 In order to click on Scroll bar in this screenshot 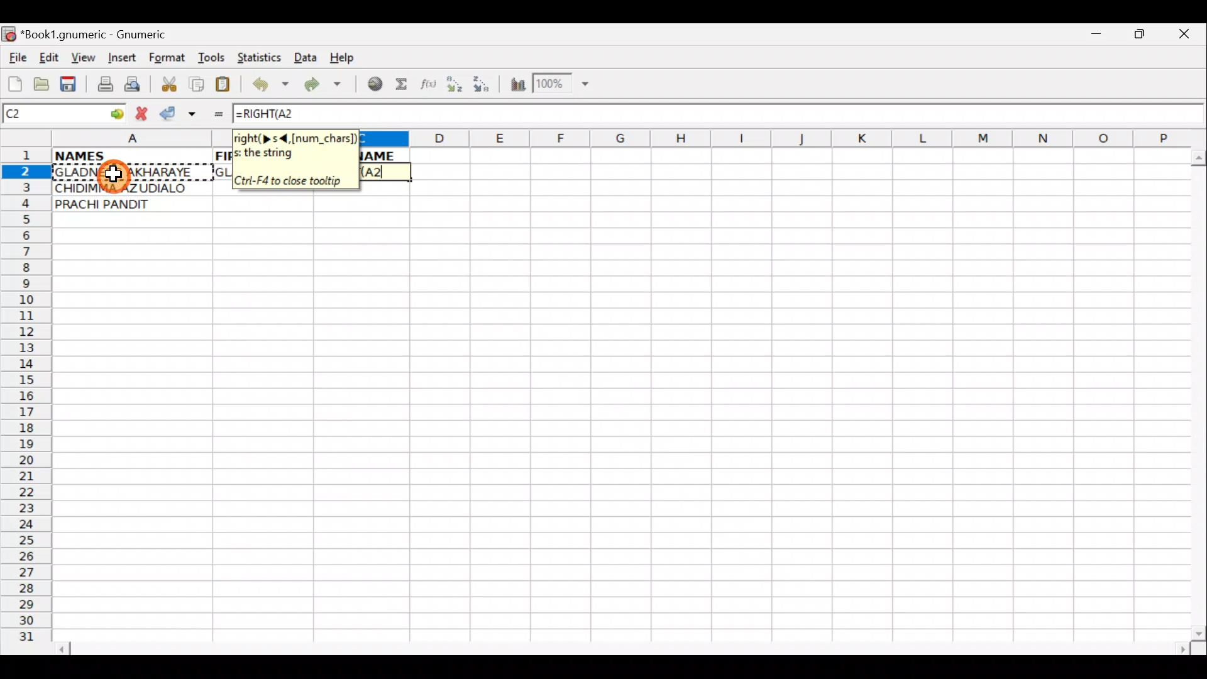, I will do `click(1196, 392)`.